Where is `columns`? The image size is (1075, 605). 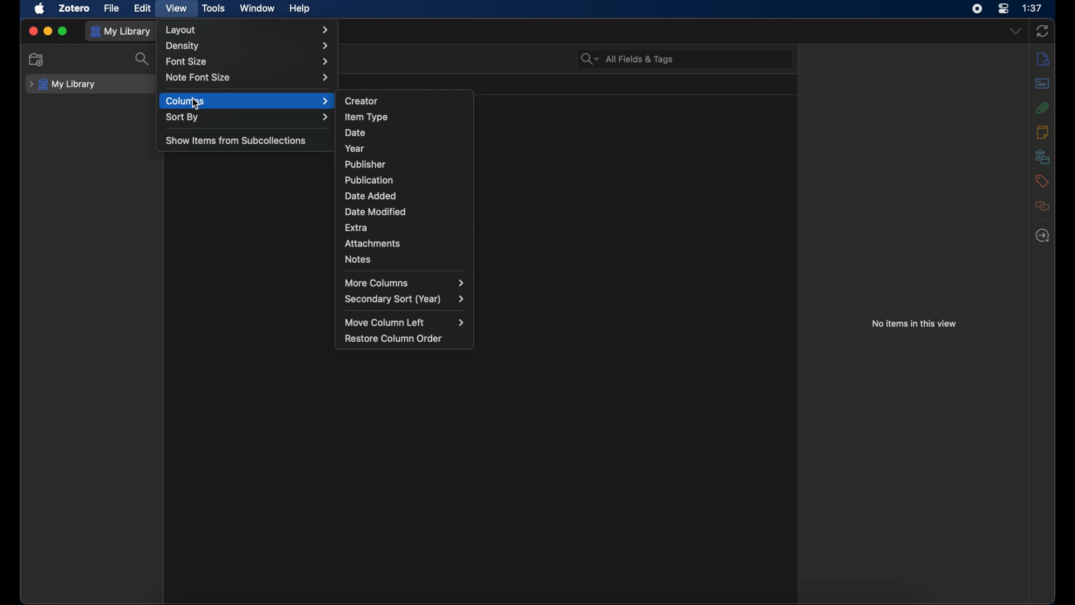 columns is located at coordinates (248, 101).